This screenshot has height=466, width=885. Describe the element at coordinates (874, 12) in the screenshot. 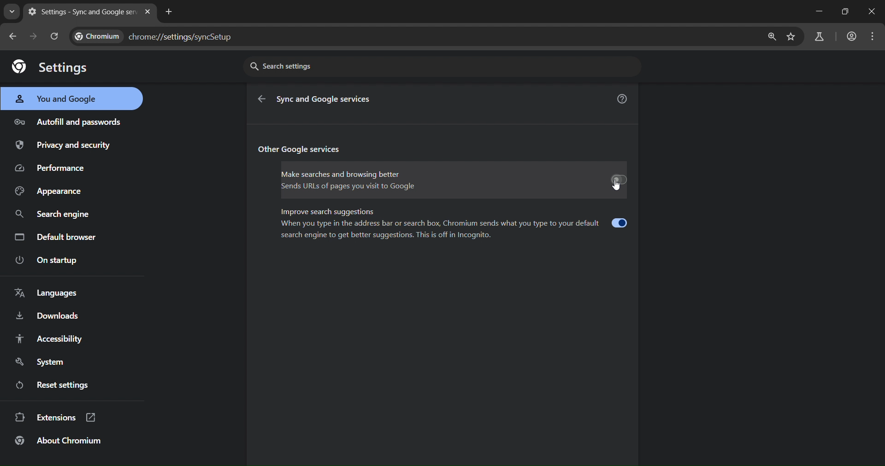

I see `close` at that location.